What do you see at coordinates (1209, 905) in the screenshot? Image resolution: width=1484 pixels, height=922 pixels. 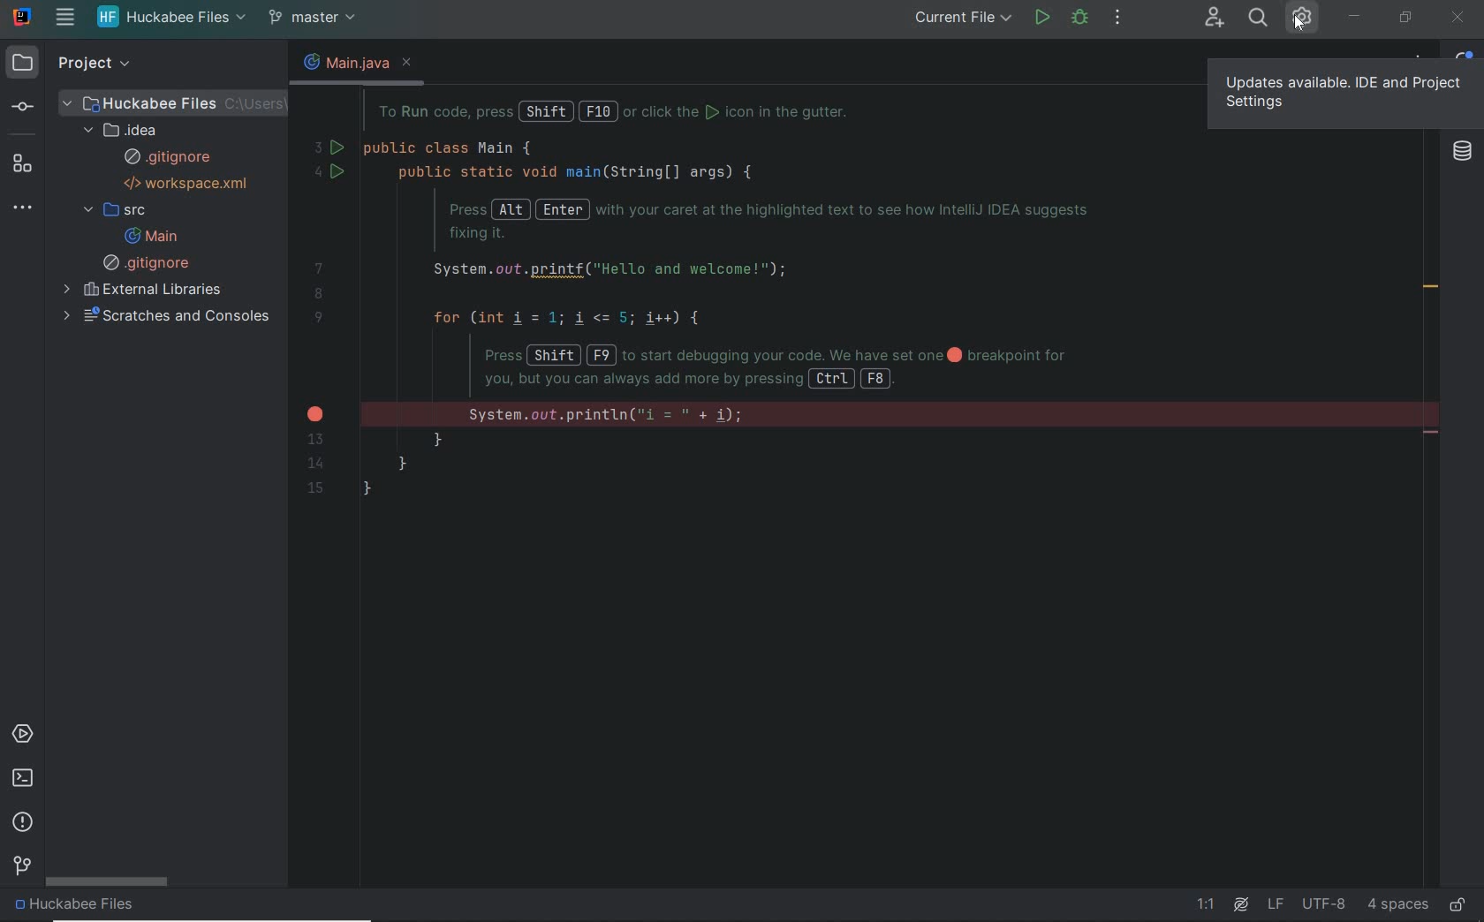 I see `go to line` at bounding box center [1209, 905].